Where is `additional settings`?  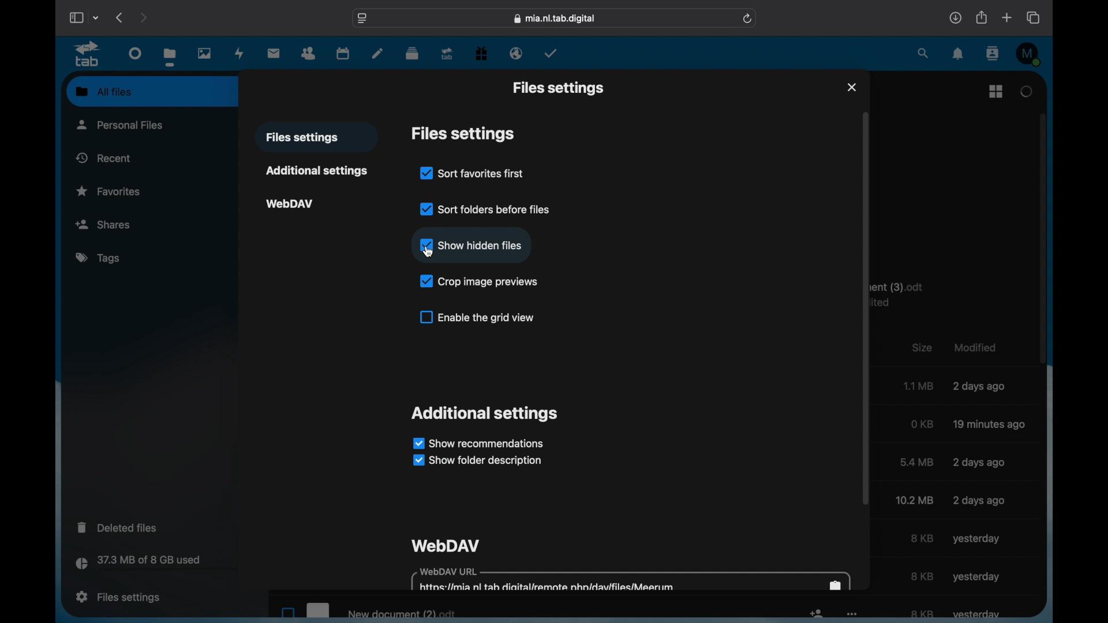
additional settings is located at coordinates (317, 171).